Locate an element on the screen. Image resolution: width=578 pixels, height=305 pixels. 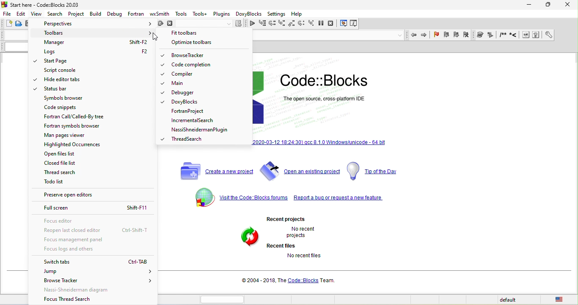
default is located at coordinates (508, 300).